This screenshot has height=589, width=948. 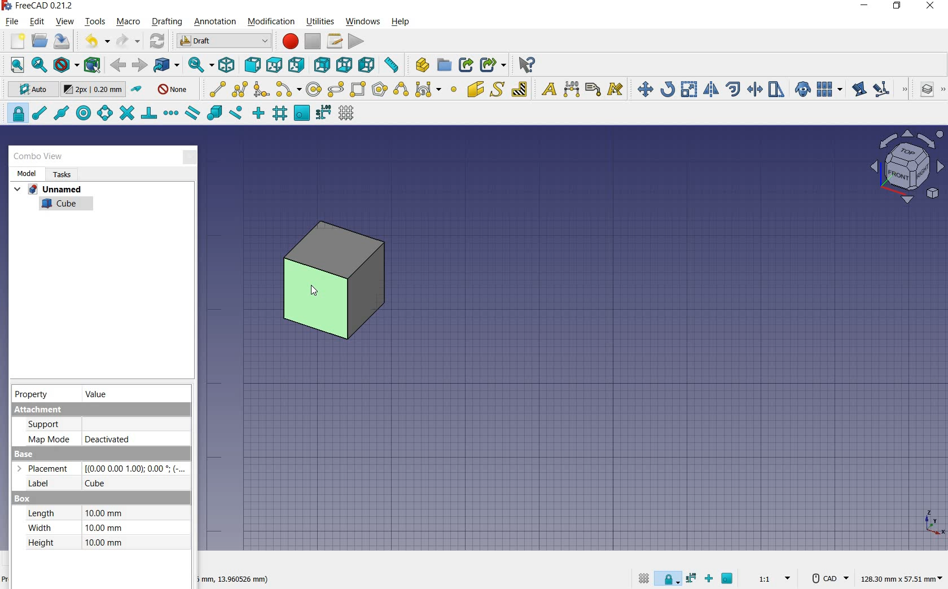 I want to click on label, so click(x=593, y=89).